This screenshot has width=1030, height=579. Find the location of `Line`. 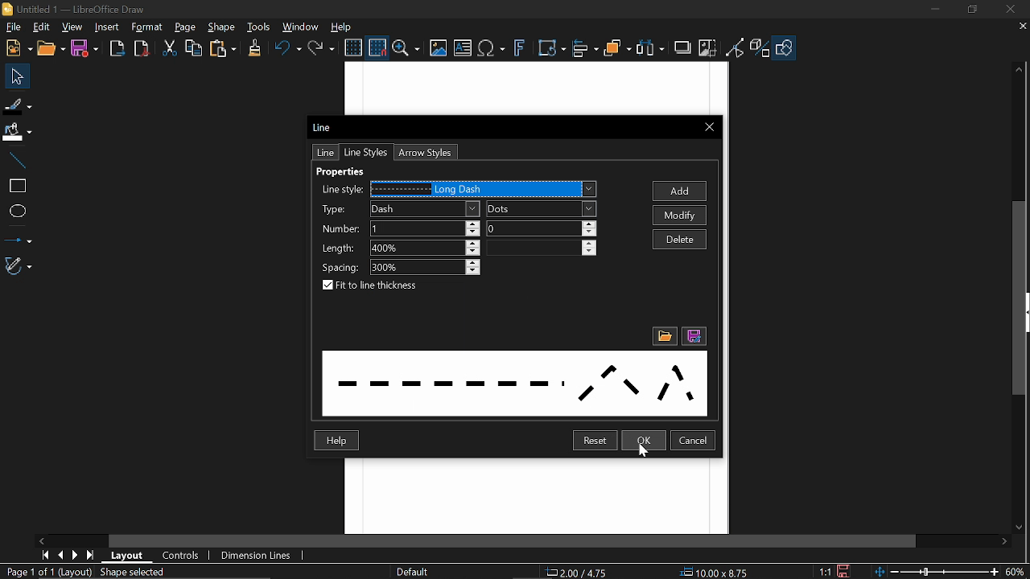

Line is located at coordinates (322, 127).